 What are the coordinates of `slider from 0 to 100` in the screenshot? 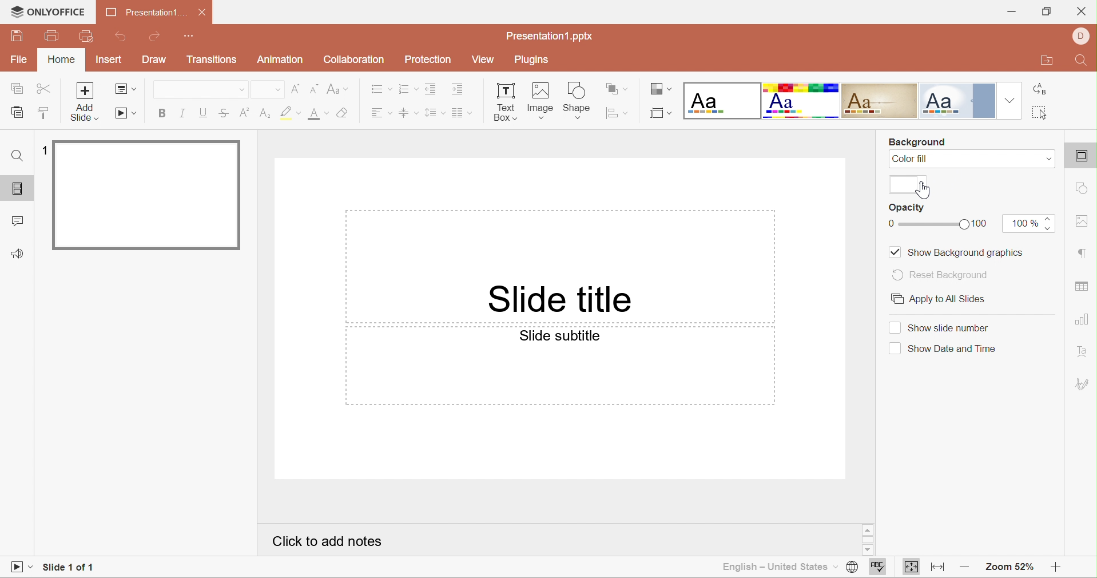 It's located at (937, 223).